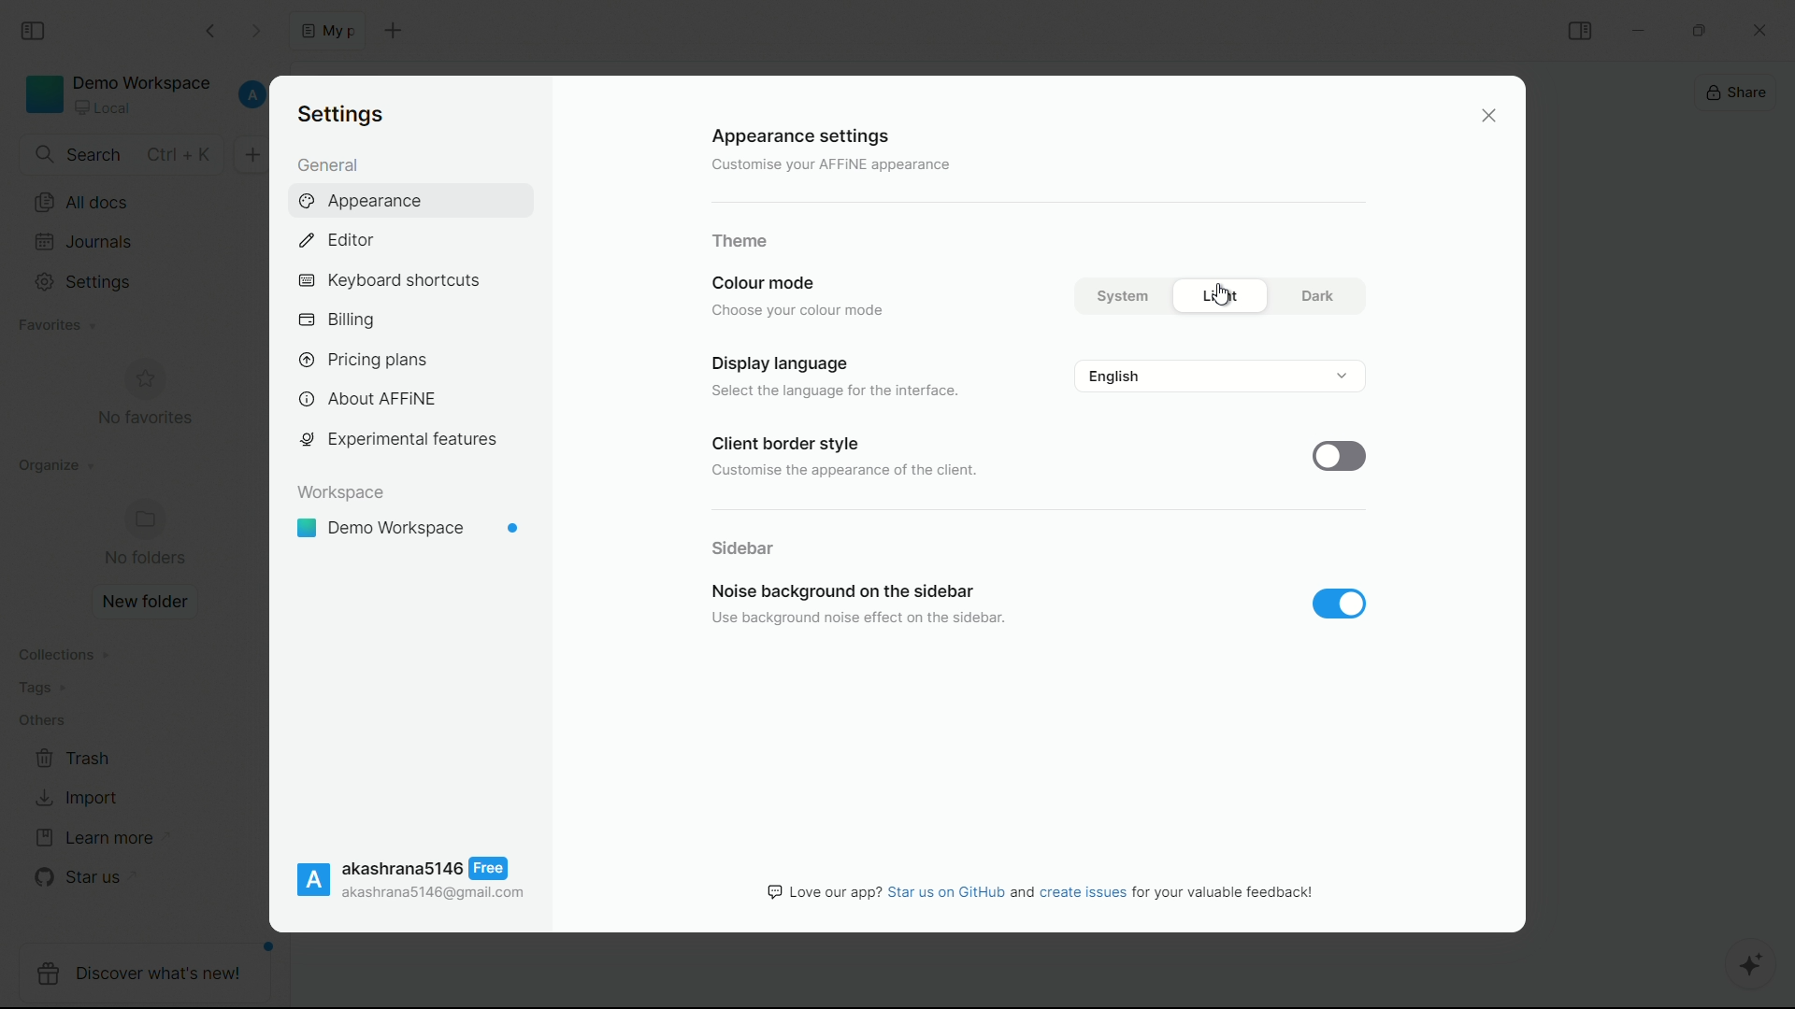 The image size is (1795, 1009). What do you see at coordinates (1637, 29) in the screenshot?
I see `minimize` at bounding box center [1637, 29].